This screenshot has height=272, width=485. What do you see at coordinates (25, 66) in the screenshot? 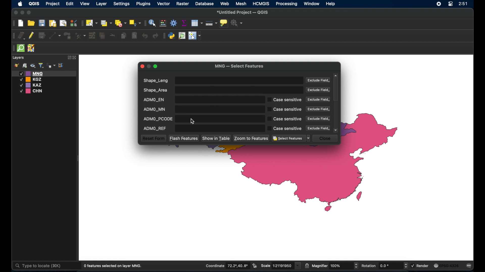
I see `add group` at bounding box center [25, 66].